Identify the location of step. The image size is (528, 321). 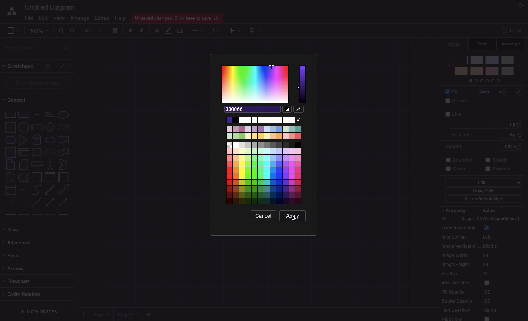
(36, 152).